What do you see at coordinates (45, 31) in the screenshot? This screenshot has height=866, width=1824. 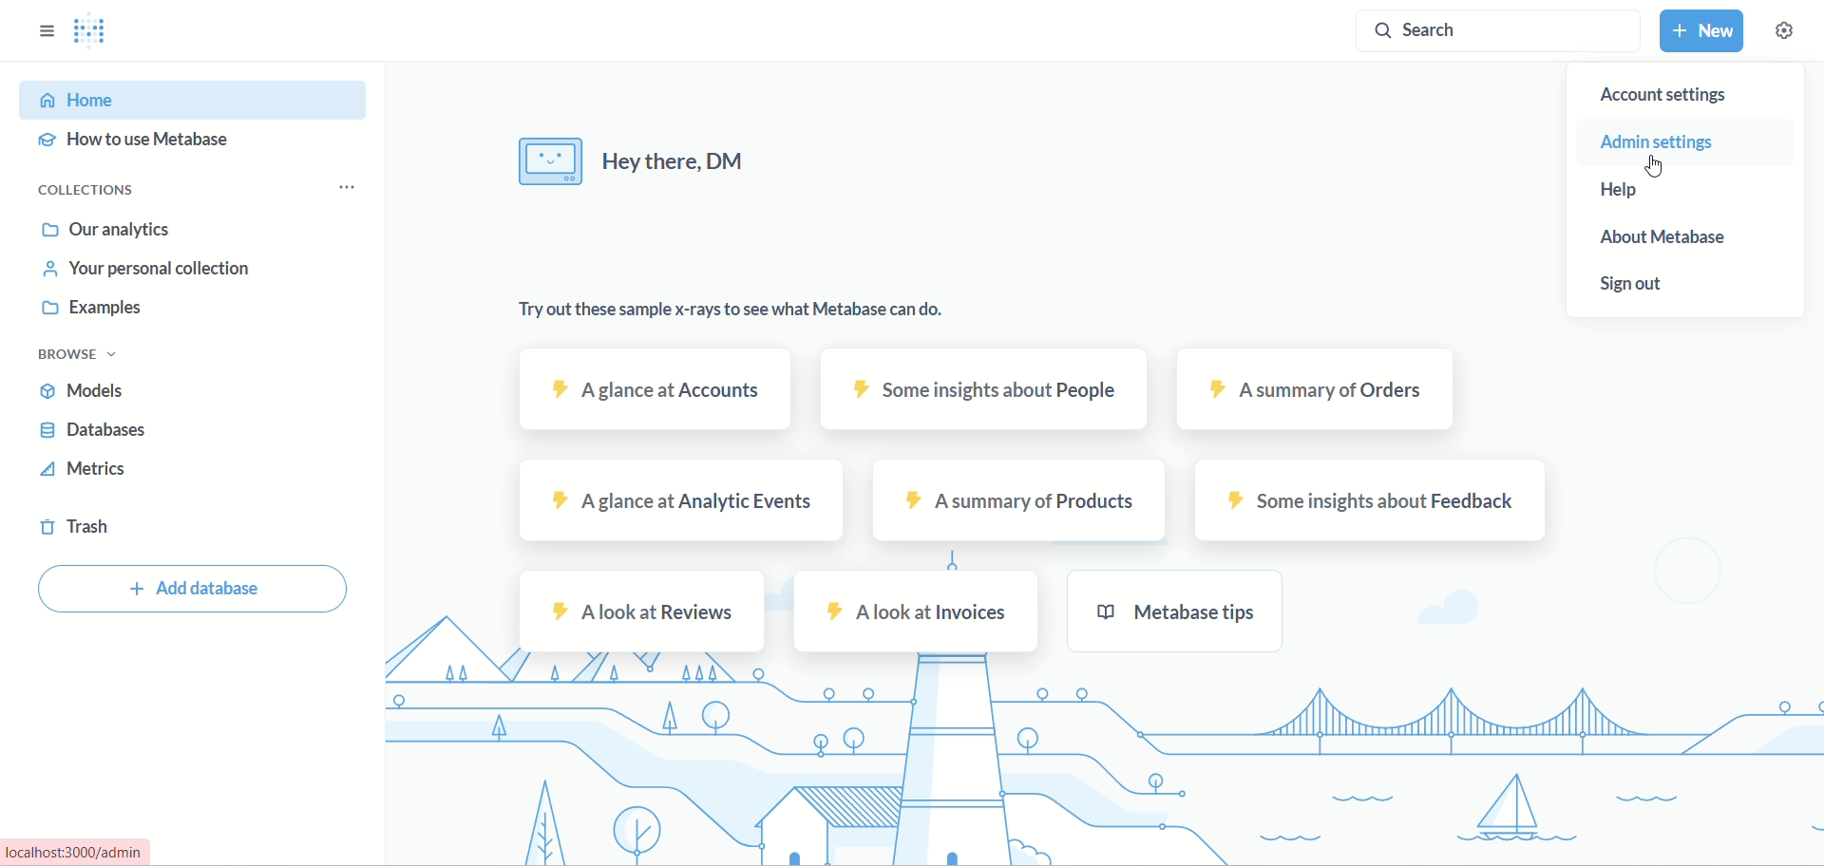 I see `sidebar` at bounding box center [45, 31].